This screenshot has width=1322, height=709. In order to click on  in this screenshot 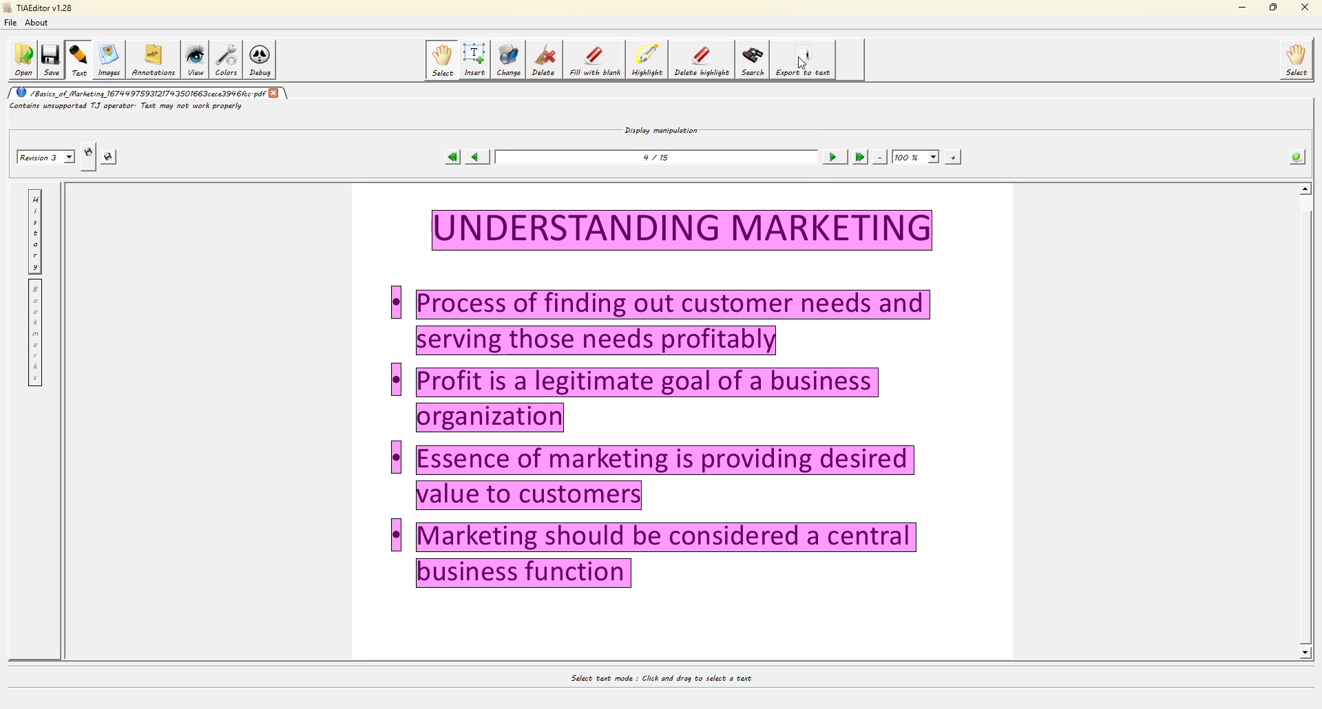, I will do `click(395, 455)`.